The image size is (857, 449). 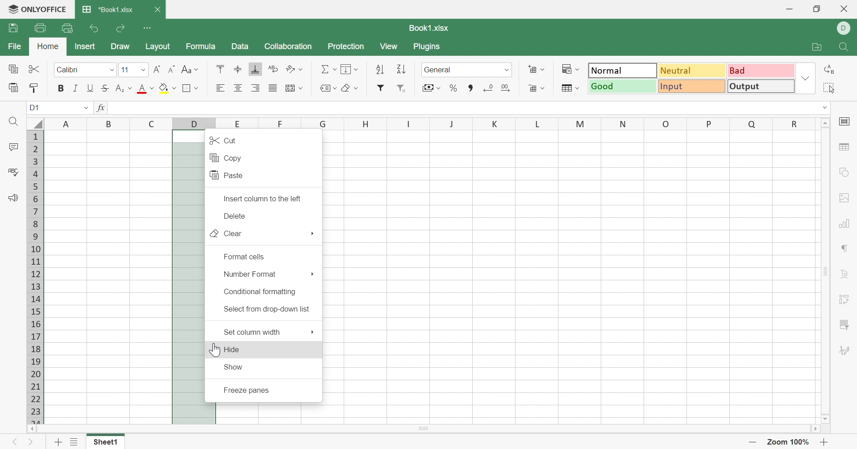 I want to click on Redo, so click(x=122, y=28).